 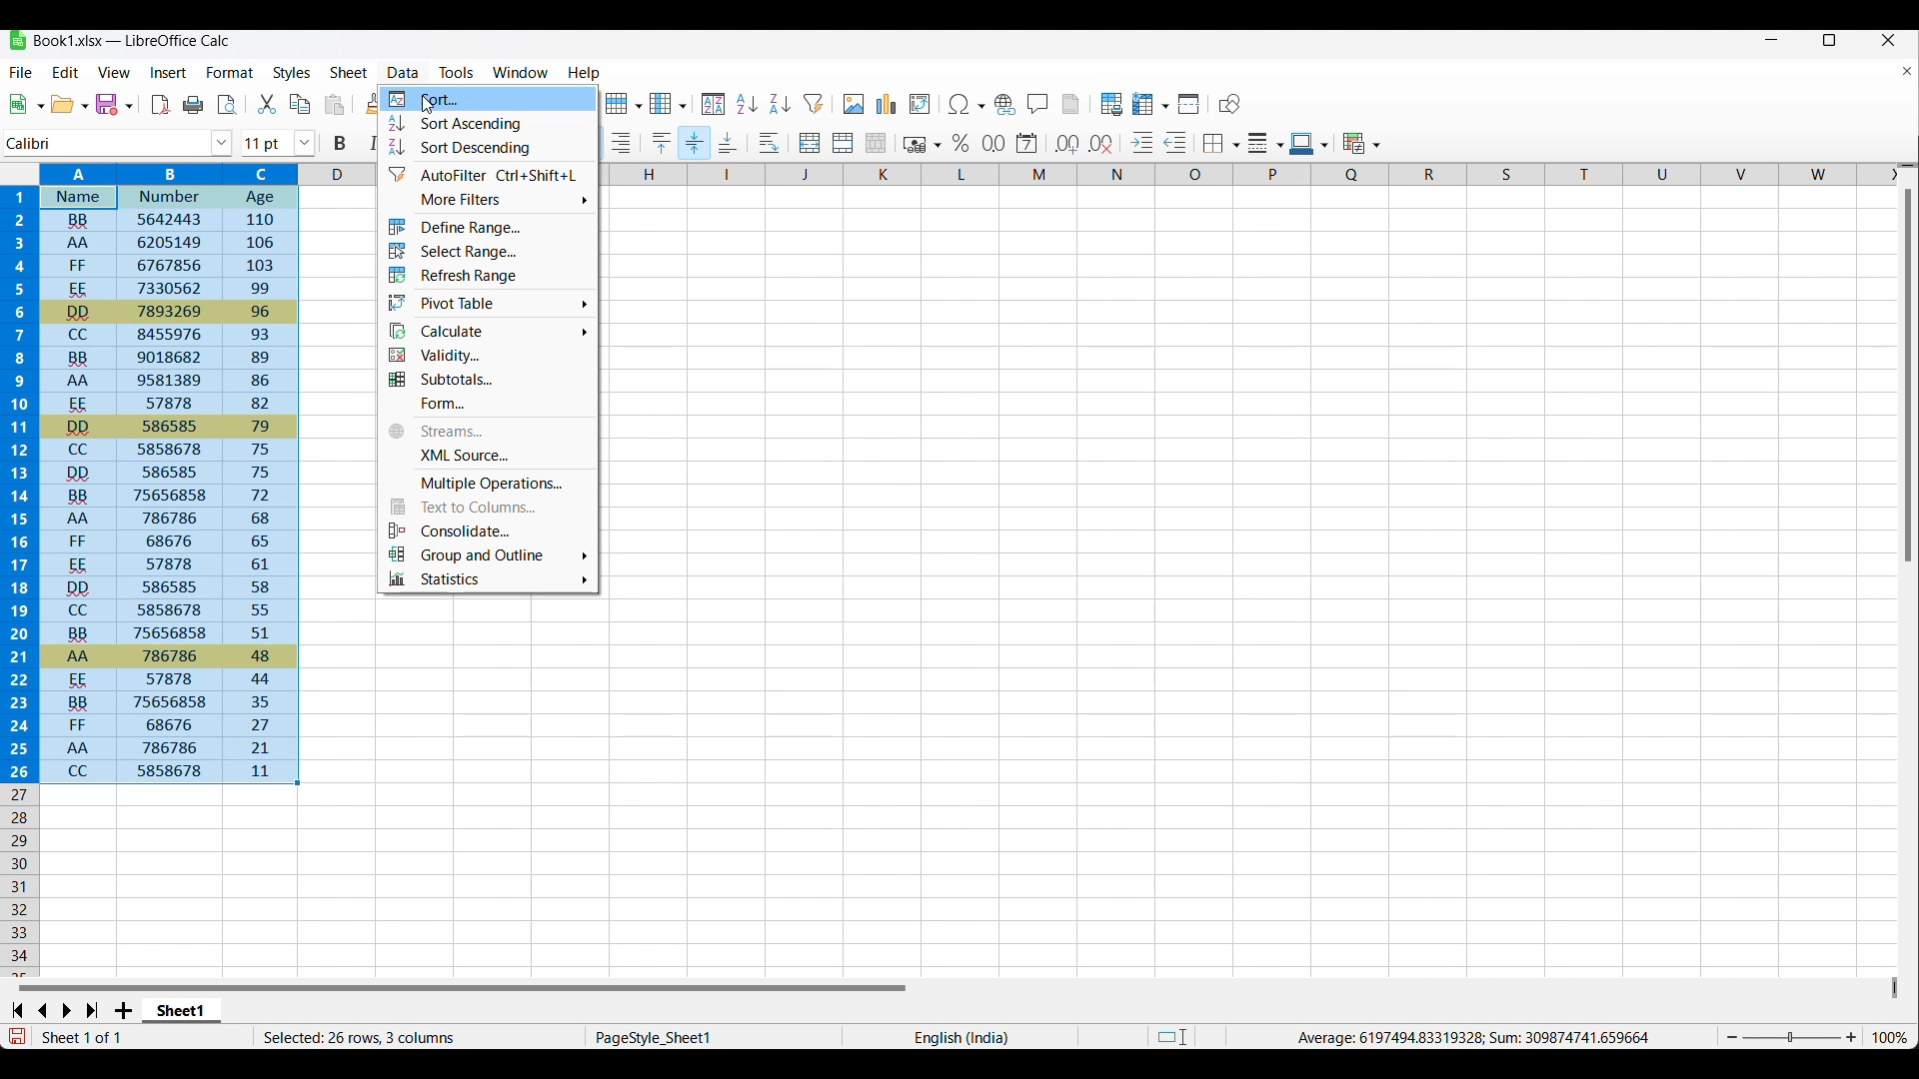 What do you see at coordinates (489, 123) in the screenshot?
I see `Sort ascending` at bounding box center [489, 123].